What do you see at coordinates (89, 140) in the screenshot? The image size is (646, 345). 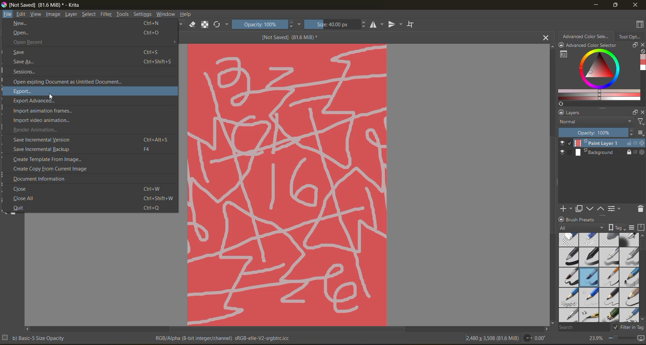 I see `save incremental version` at bounding box center [89, 140].